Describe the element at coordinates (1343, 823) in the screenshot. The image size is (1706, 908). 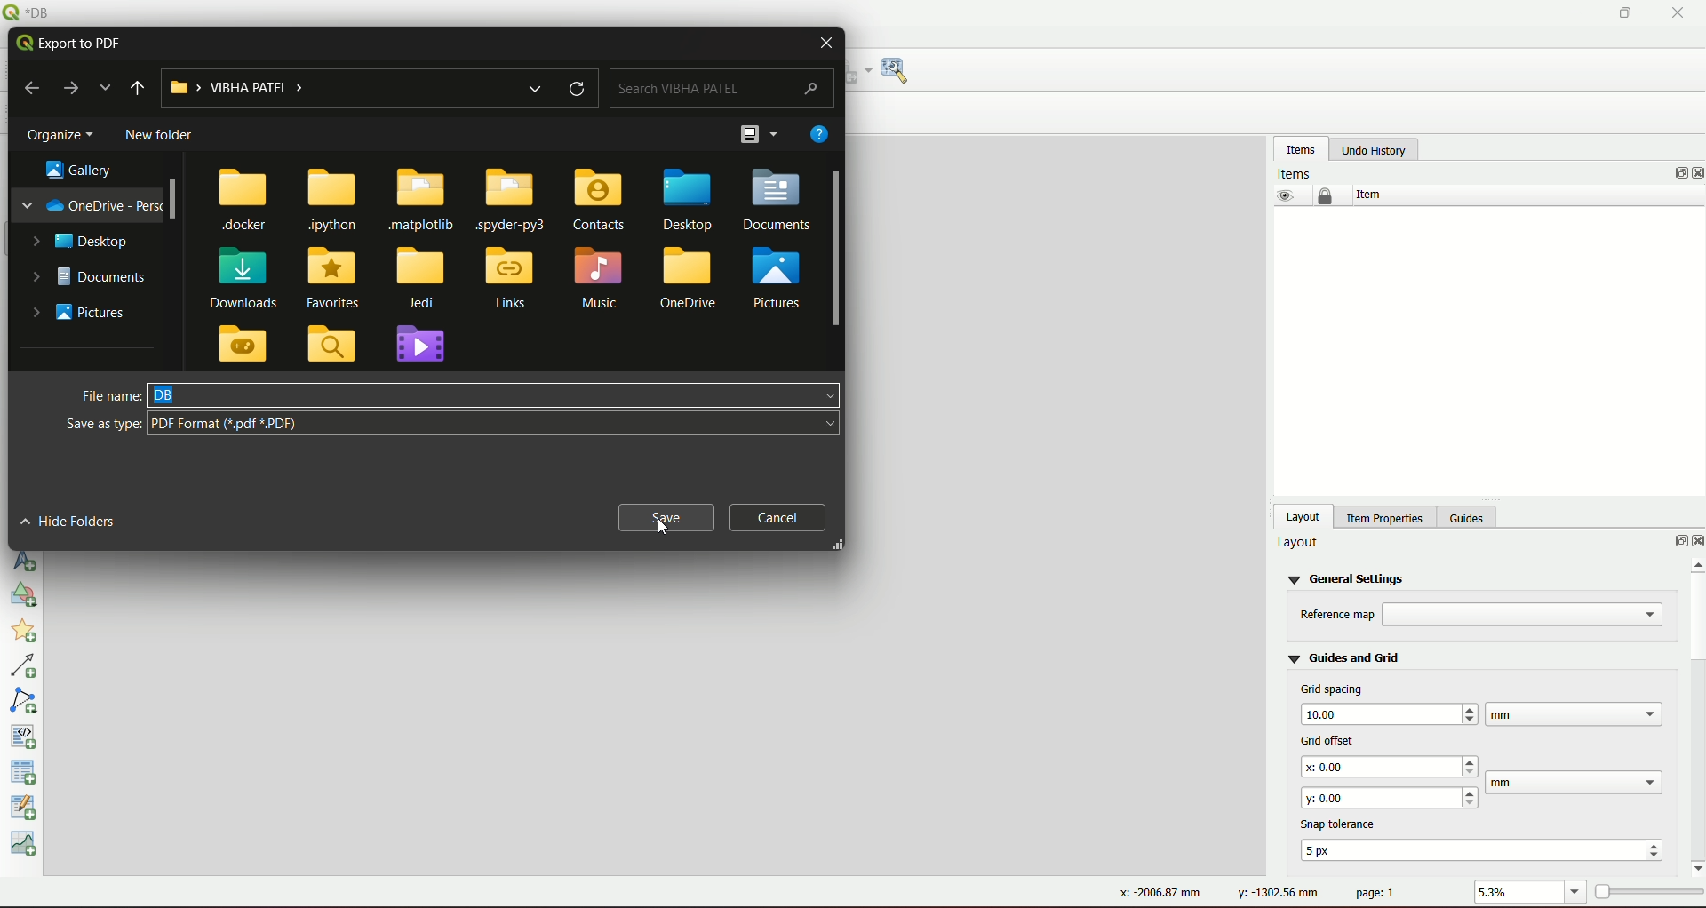
I see `Snap tolerance` at that location.